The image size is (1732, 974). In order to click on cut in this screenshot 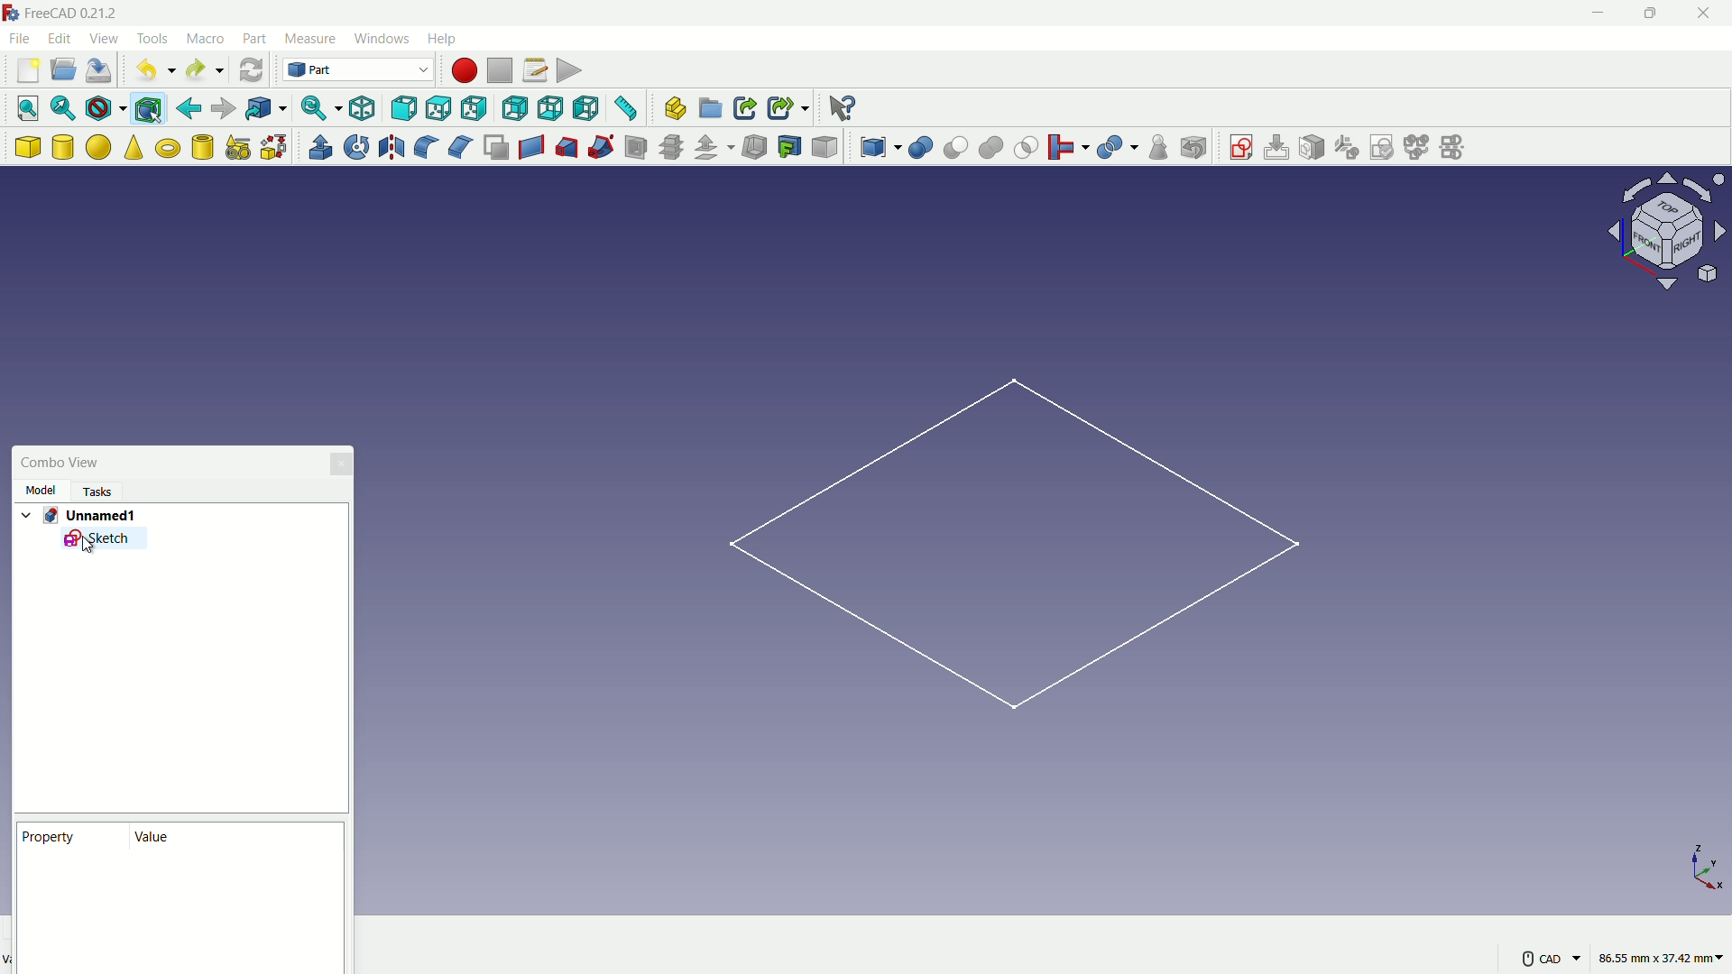, I will do `click(955, 147)`.